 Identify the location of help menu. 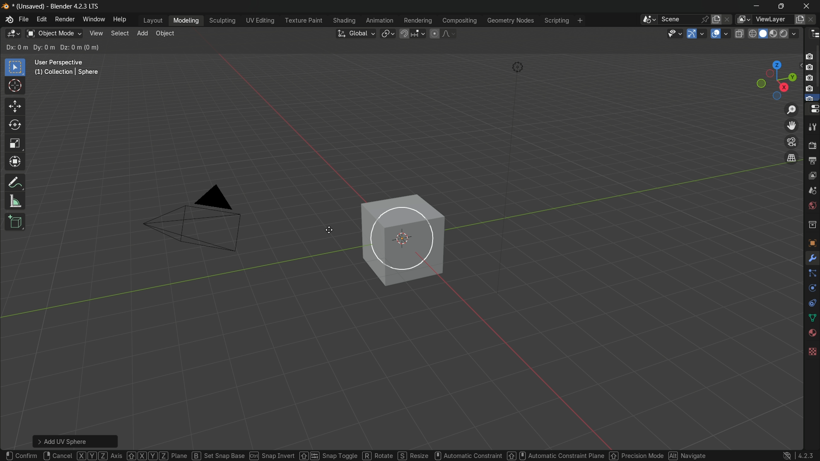
(120, 19).